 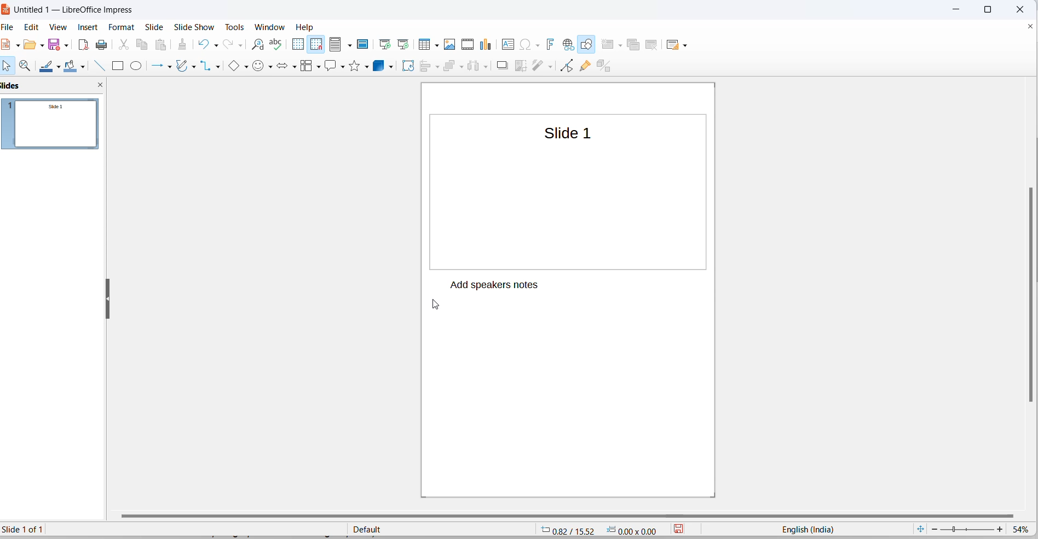 What do you see at coordinates (687, 45) in the screenshot?
I see `slide layout options` at bounding box center [687, 45].